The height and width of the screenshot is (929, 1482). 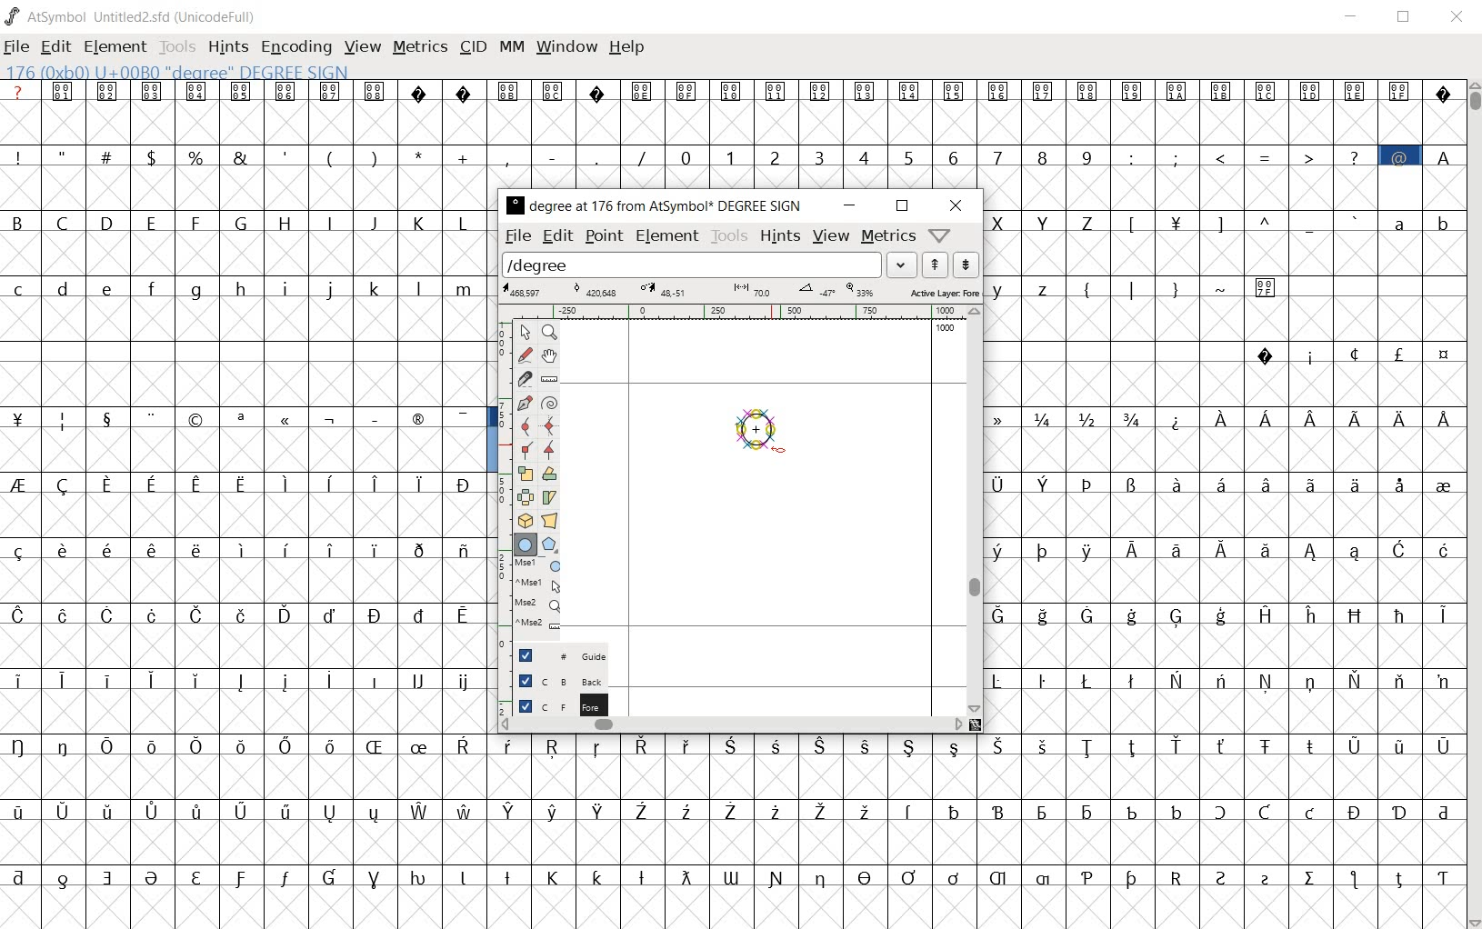 I want to click on tools, so click(x=728, y=236).